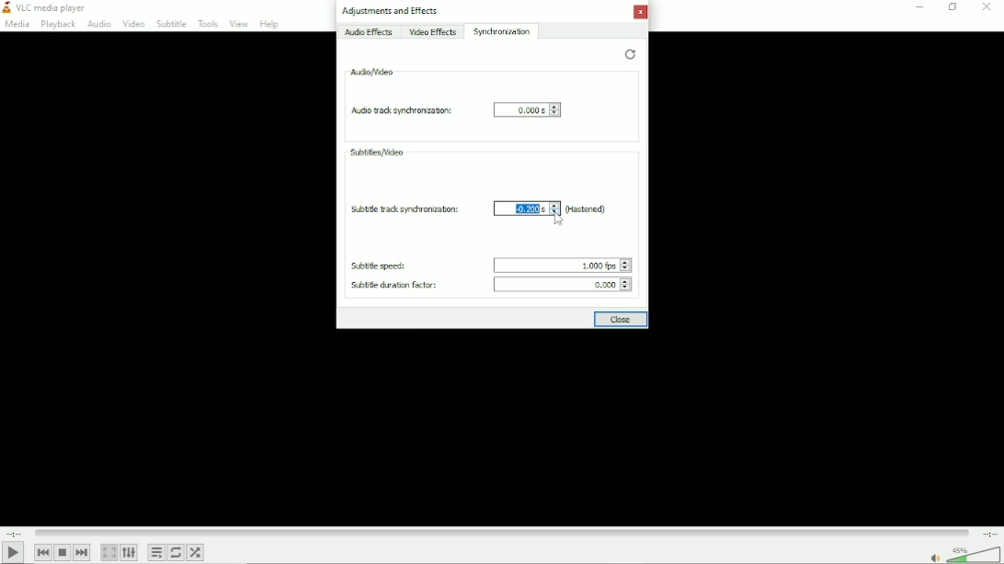 Image resolution: width=1004 pixels, height=564 pixels. What do you see at coordinates (962, 554) in the screenshot?
I see `Volume` at bounding box center [962, 554].